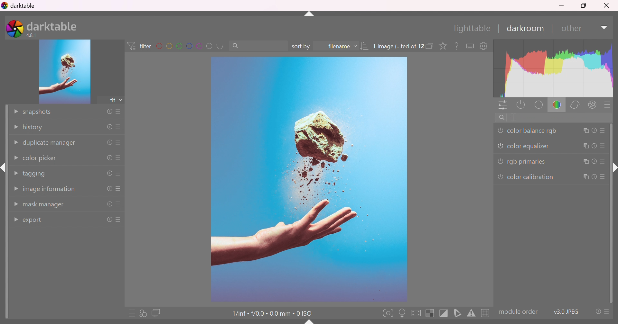 This screenshot has height=324, width=618. I want to click on toggle ISO 12646 color assessment conditions, so click(403, 312).